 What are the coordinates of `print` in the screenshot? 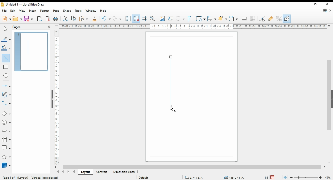 It's located at (56, 19).